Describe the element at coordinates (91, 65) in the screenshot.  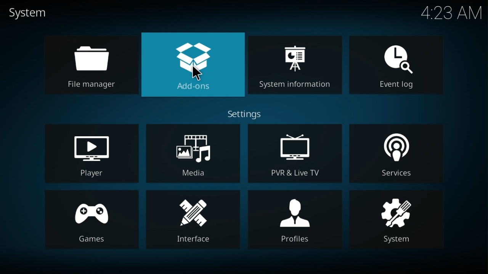
I see `File manager` at that location.